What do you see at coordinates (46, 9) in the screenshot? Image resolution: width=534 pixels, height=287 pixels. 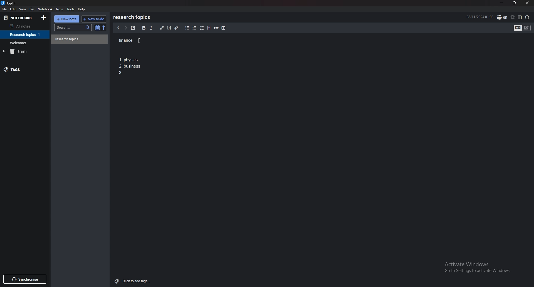 I see `notebook` at bounding box center [46, 9].